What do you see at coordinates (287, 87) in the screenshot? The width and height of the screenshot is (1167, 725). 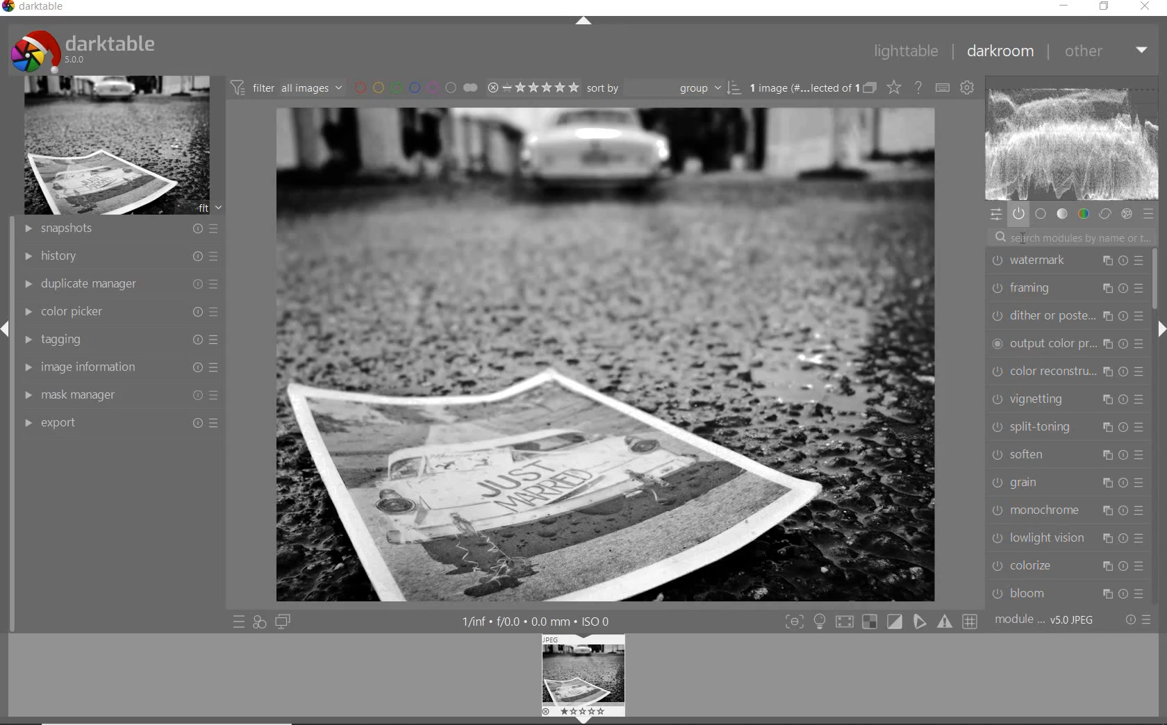 I see `filter images ` at bounding box center [287, 87].